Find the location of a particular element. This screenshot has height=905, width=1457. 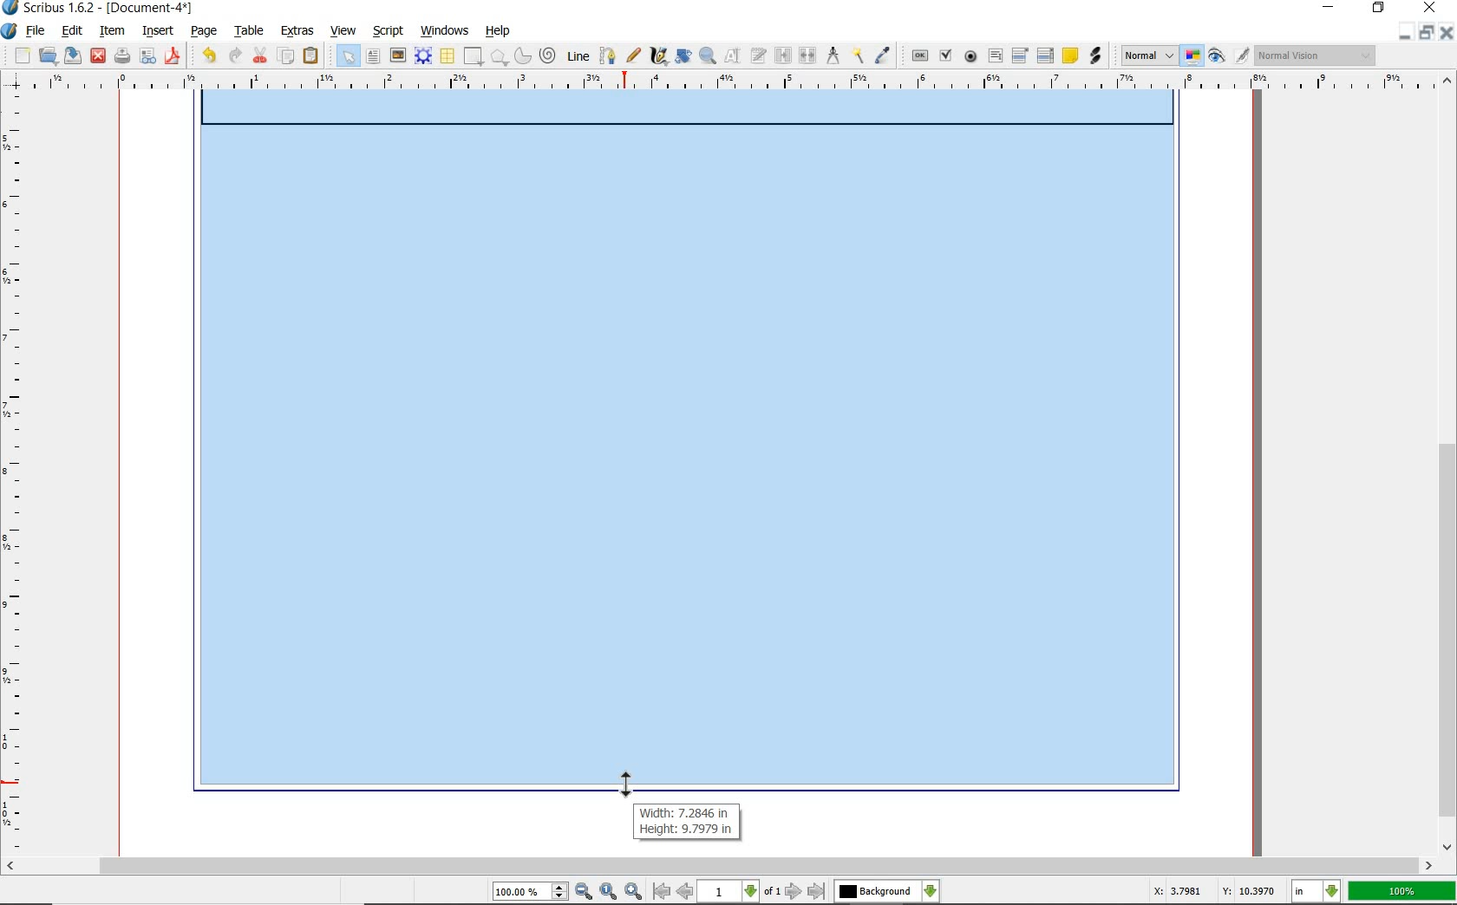

close is located at coordinates (1429, 9).